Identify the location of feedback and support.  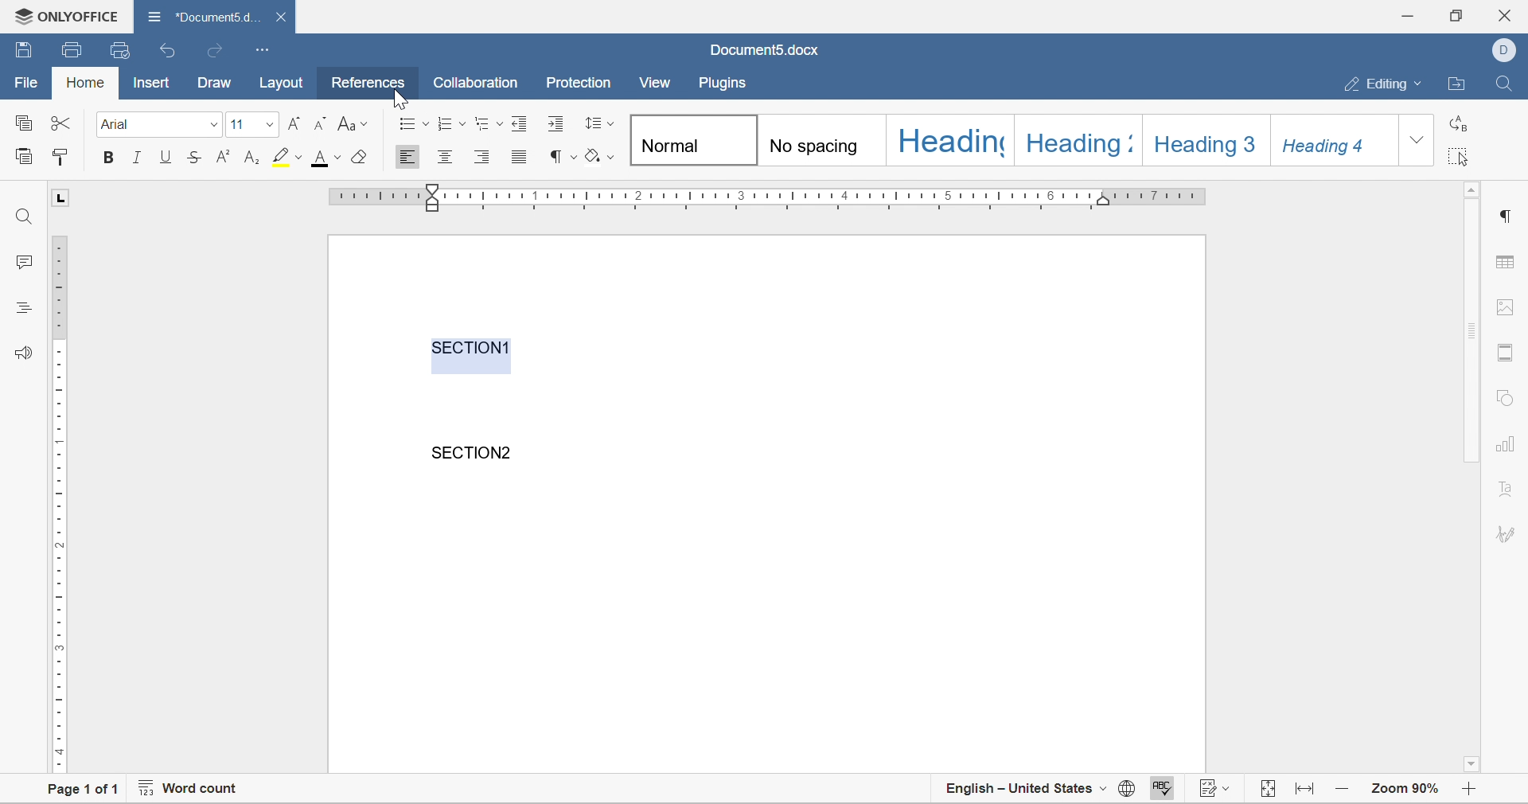
(25, 351).